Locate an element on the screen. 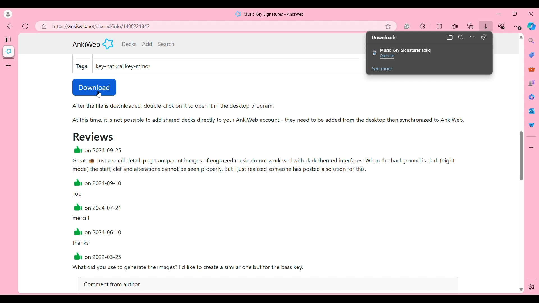 This screenshot has height=303, width=539. Tools is located at coordinates (531, 69).